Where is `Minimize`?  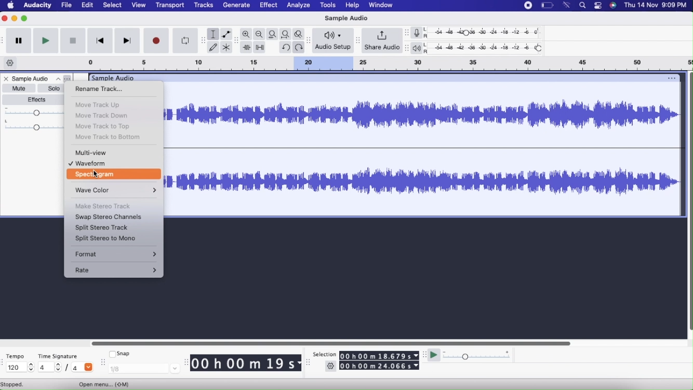
Minimize is located at coordinates (15, 19).